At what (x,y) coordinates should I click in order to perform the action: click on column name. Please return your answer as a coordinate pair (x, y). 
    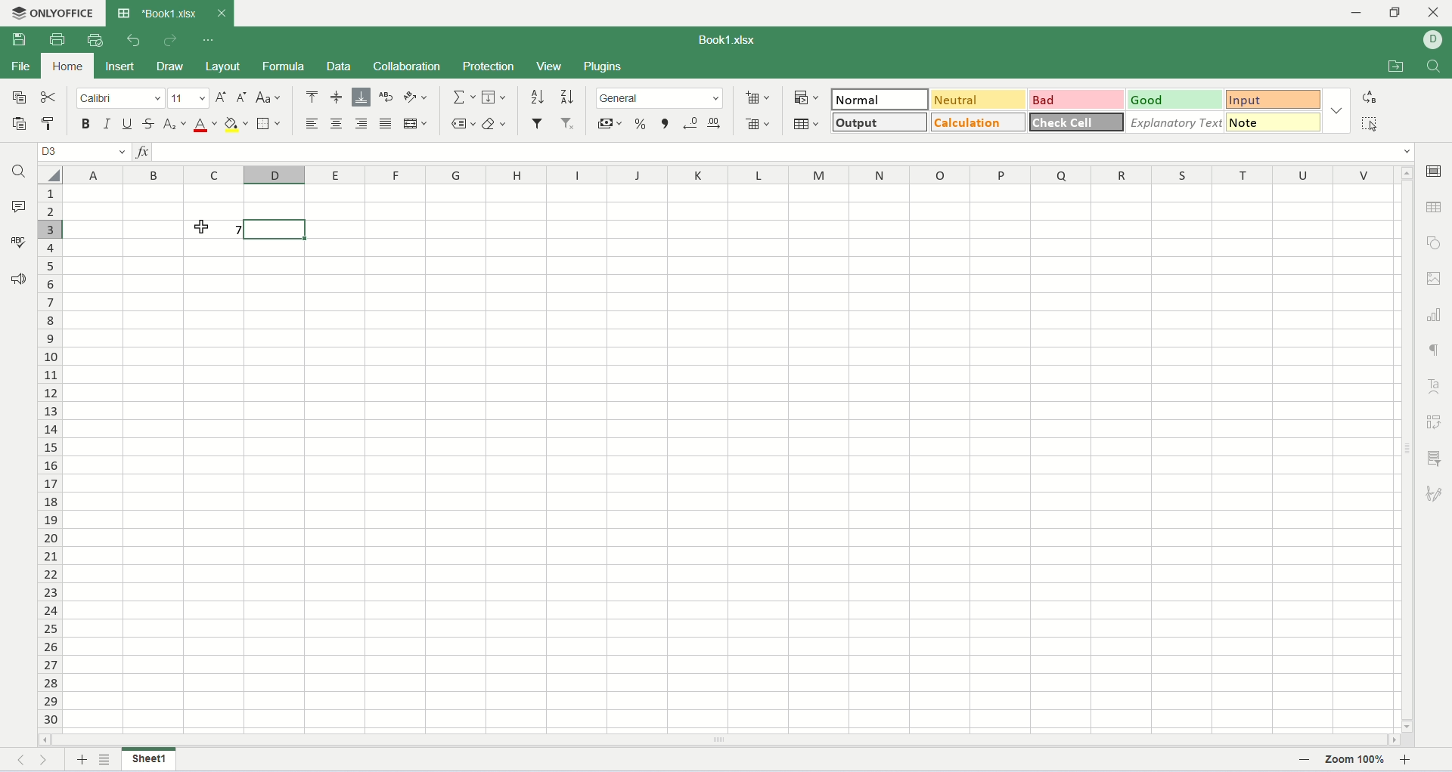
    Looking at the image, I should click on (730, 174).